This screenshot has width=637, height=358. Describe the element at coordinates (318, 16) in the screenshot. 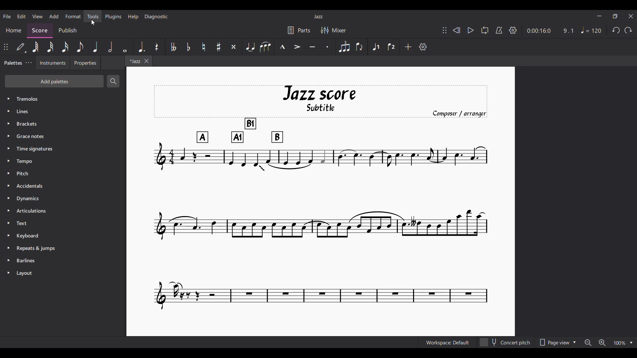

I see `Jazz` at that location.